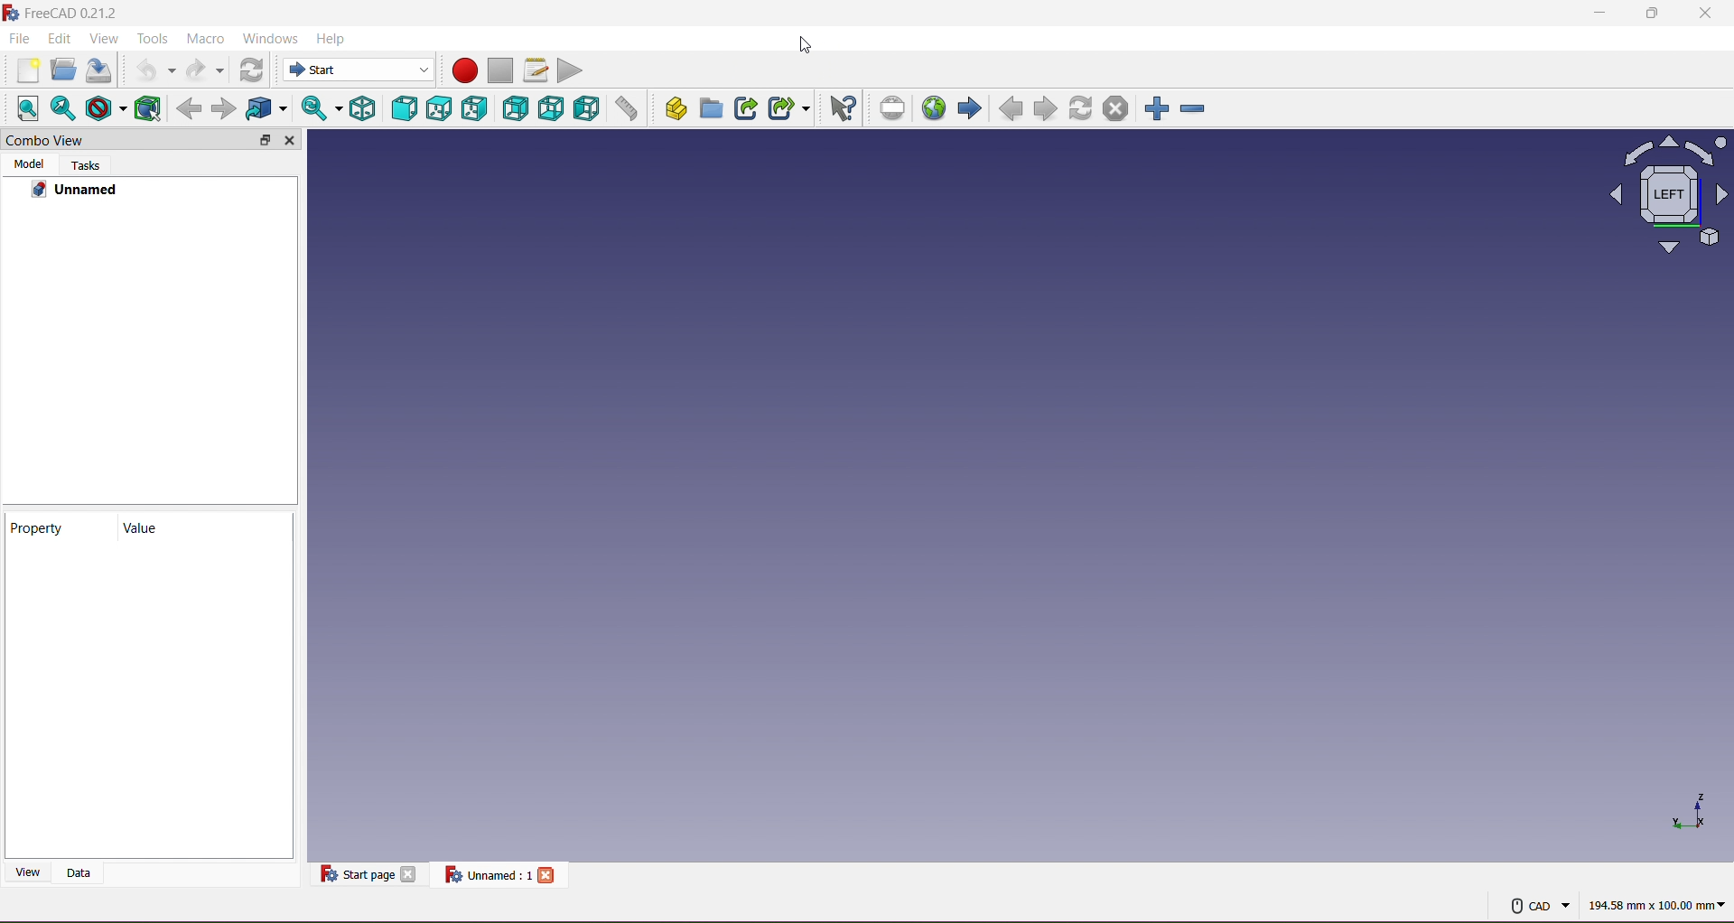 The height and width of the screenshot is (923, 1734). Describe the element at coordinates (1701, 813) in the screenshot. I see `Axis` at that location.